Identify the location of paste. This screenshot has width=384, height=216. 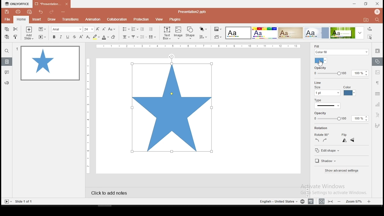
(7, 37).